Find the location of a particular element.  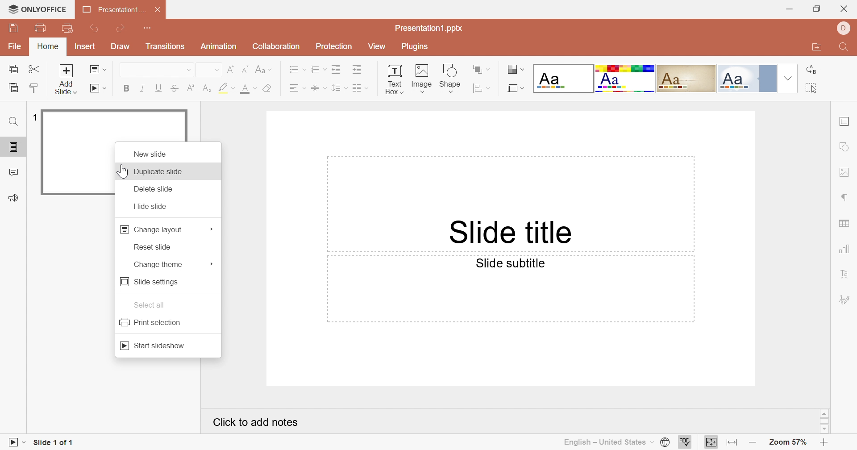

Cut is located at coordinates (34, 68).